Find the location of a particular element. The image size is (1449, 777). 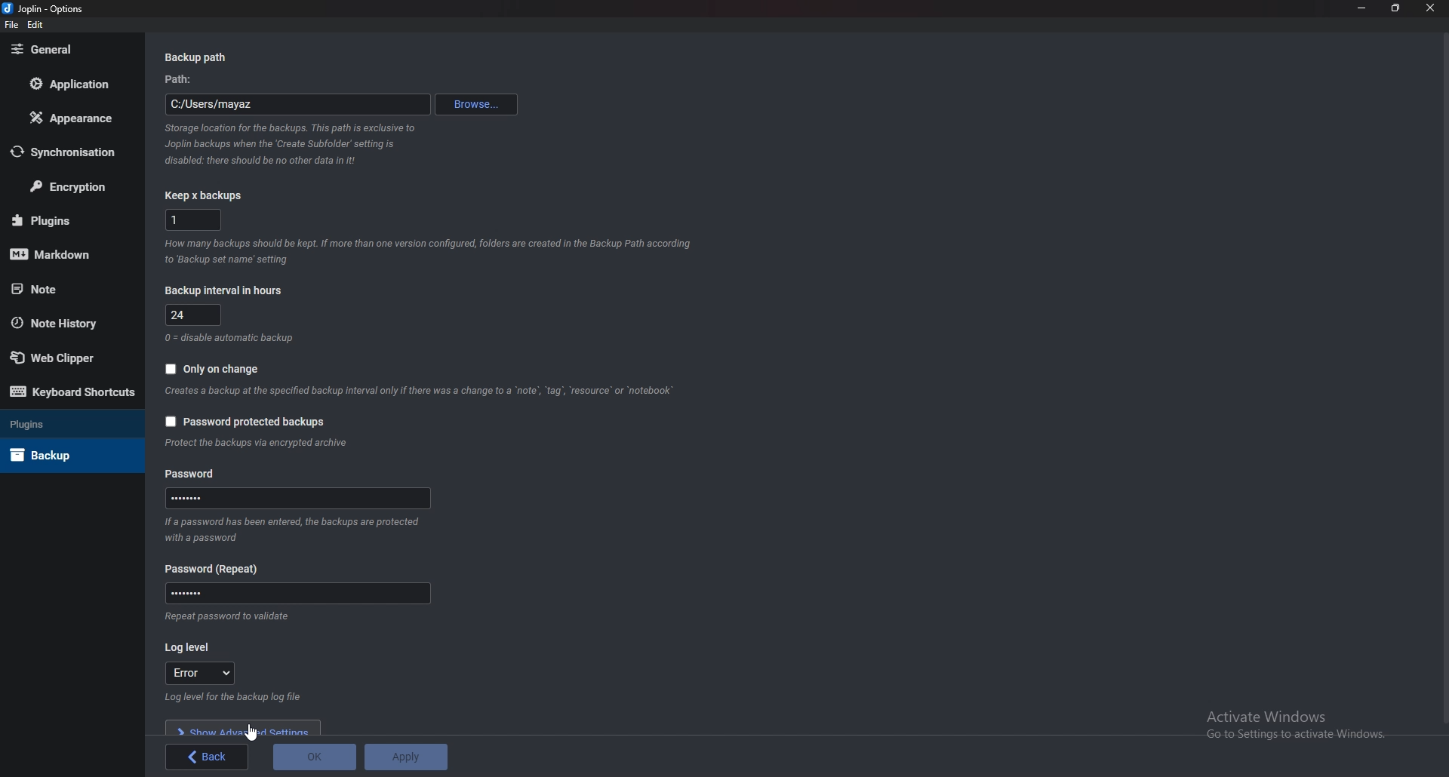

Password is located at coordinates (297, 594).